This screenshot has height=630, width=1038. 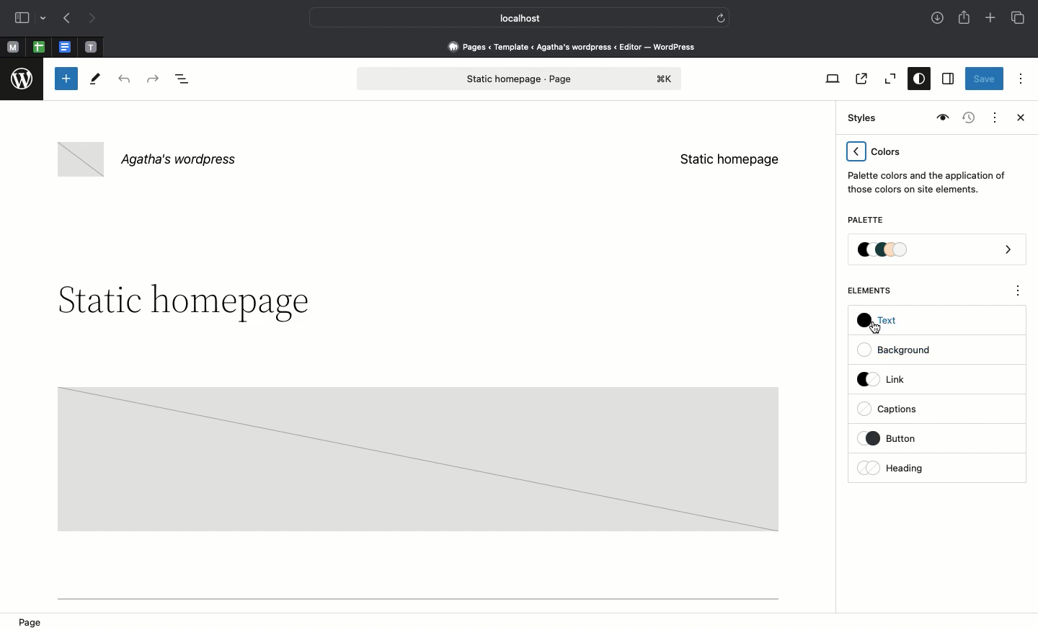 I want to click on Style book, so click(x=941, y=118).